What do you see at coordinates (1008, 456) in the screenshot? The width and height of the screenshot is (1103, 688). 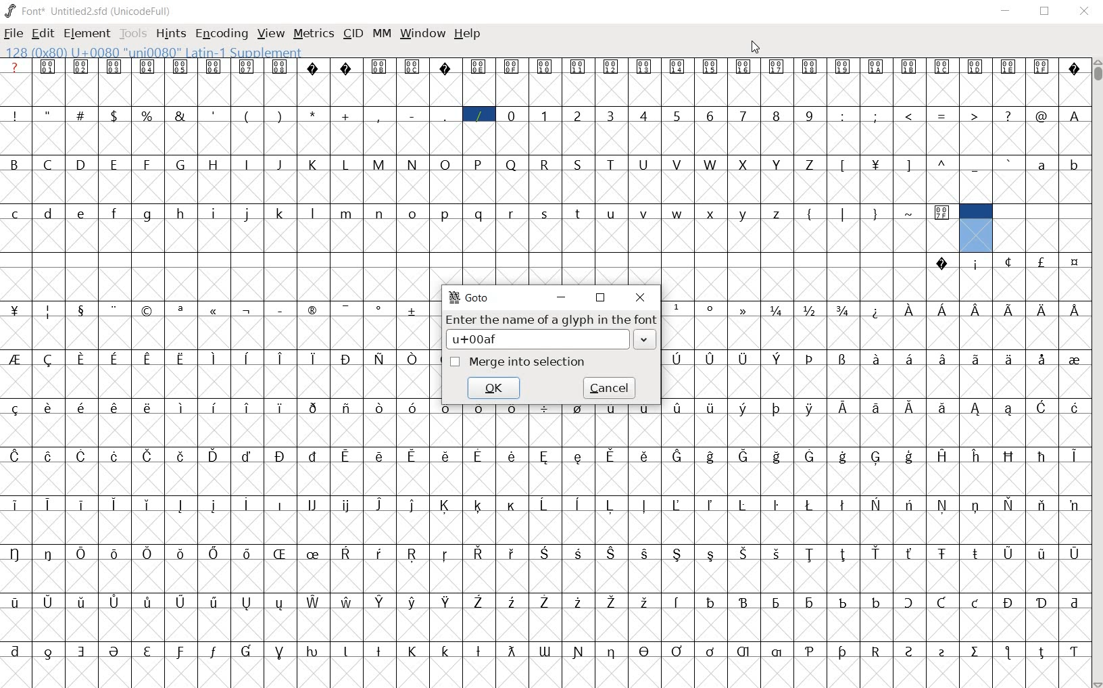 I see `Symbol` at bounding box center [1008, 456].